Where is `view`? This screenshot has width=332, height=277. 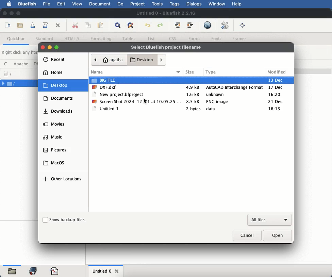 view is located at coordinates (77, 5).